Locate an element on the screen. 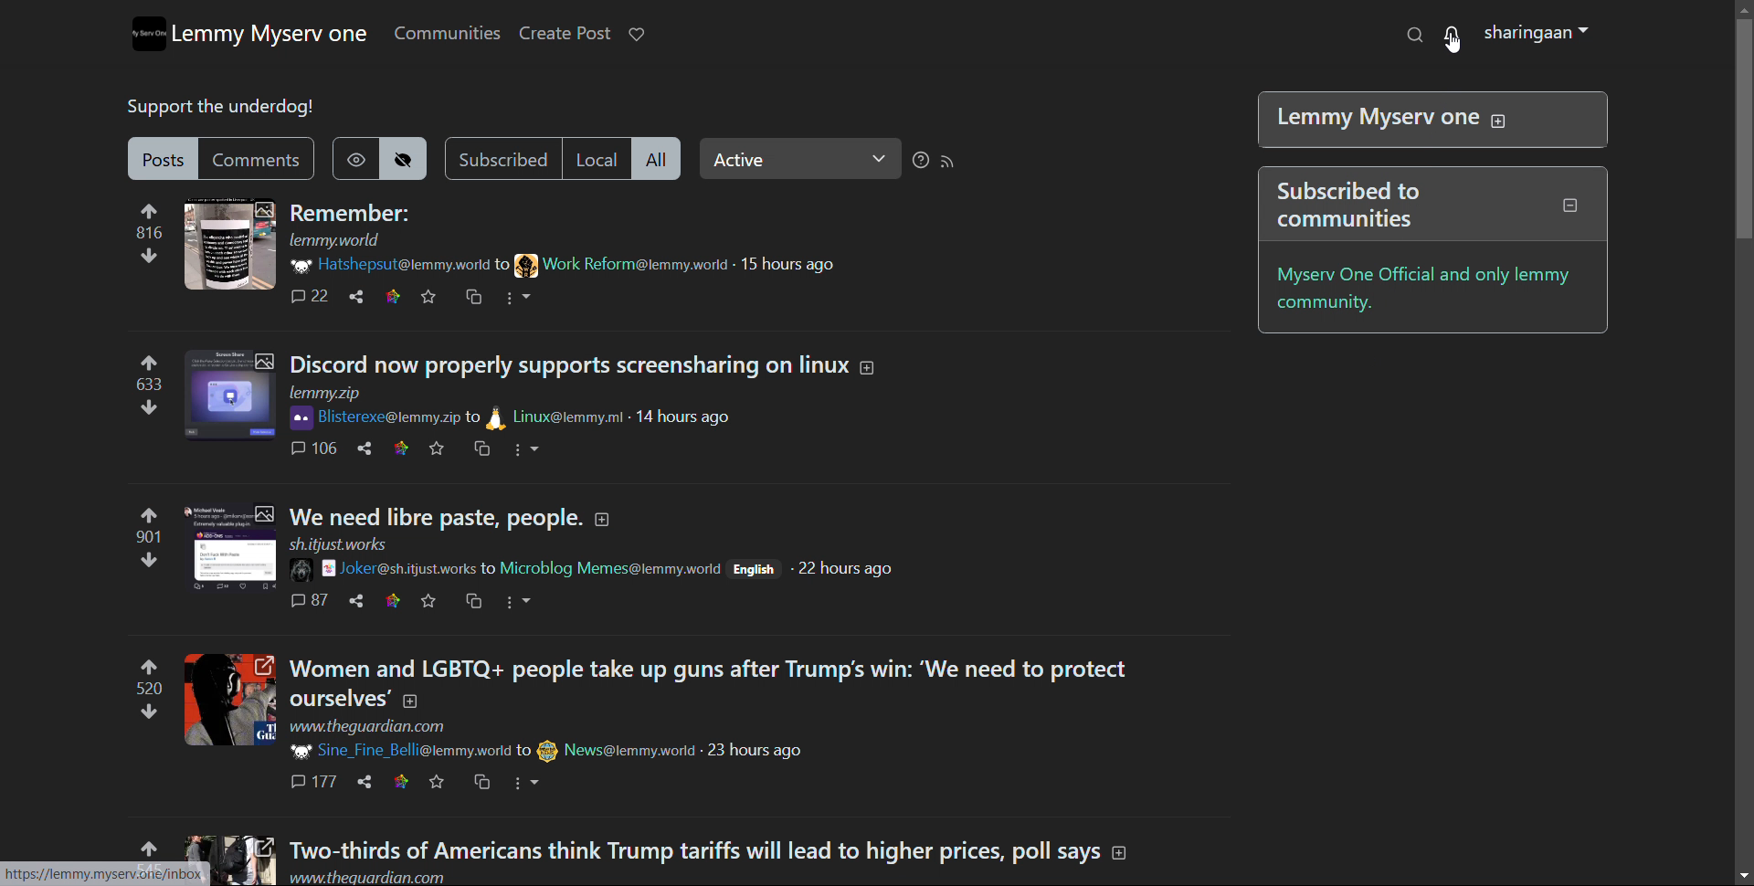  link is located at coordinates (400, 783).